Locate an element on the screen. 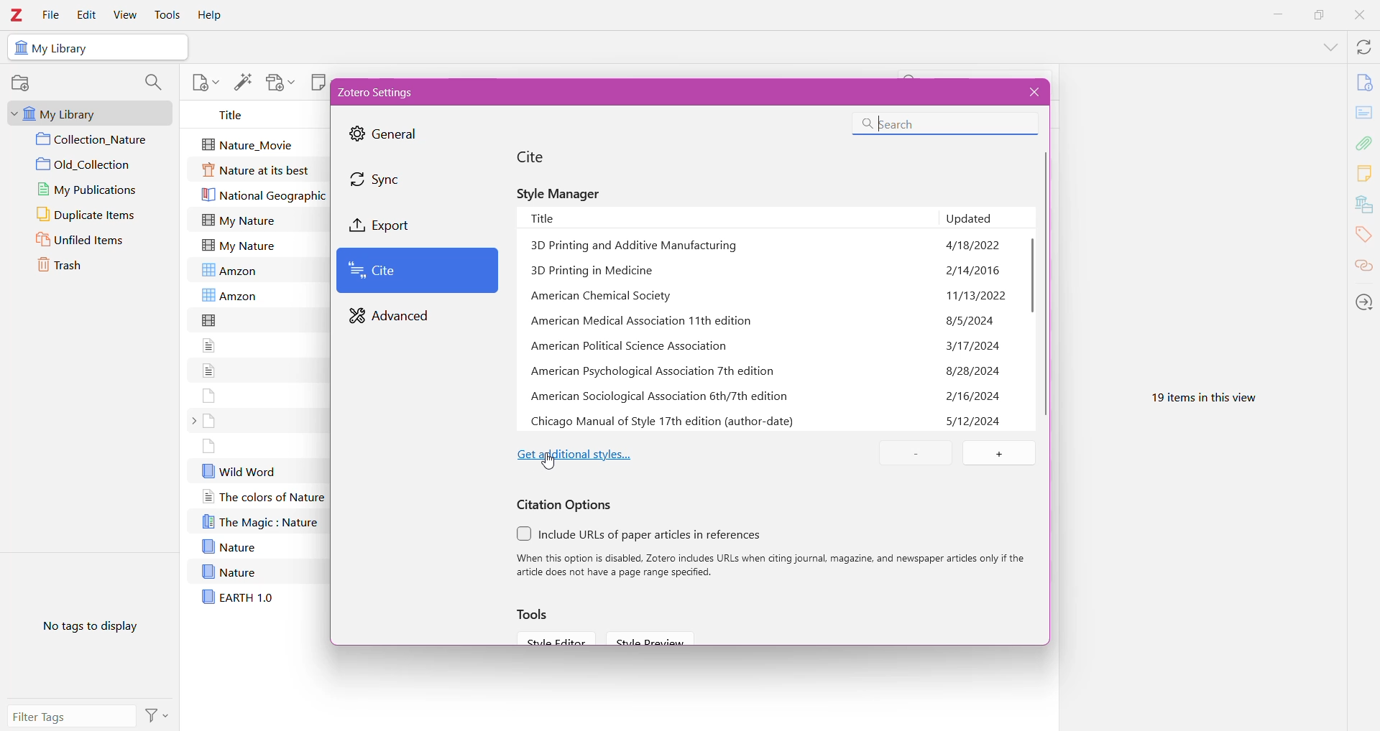  Duplicate Items is located at coordinates (95, 215).